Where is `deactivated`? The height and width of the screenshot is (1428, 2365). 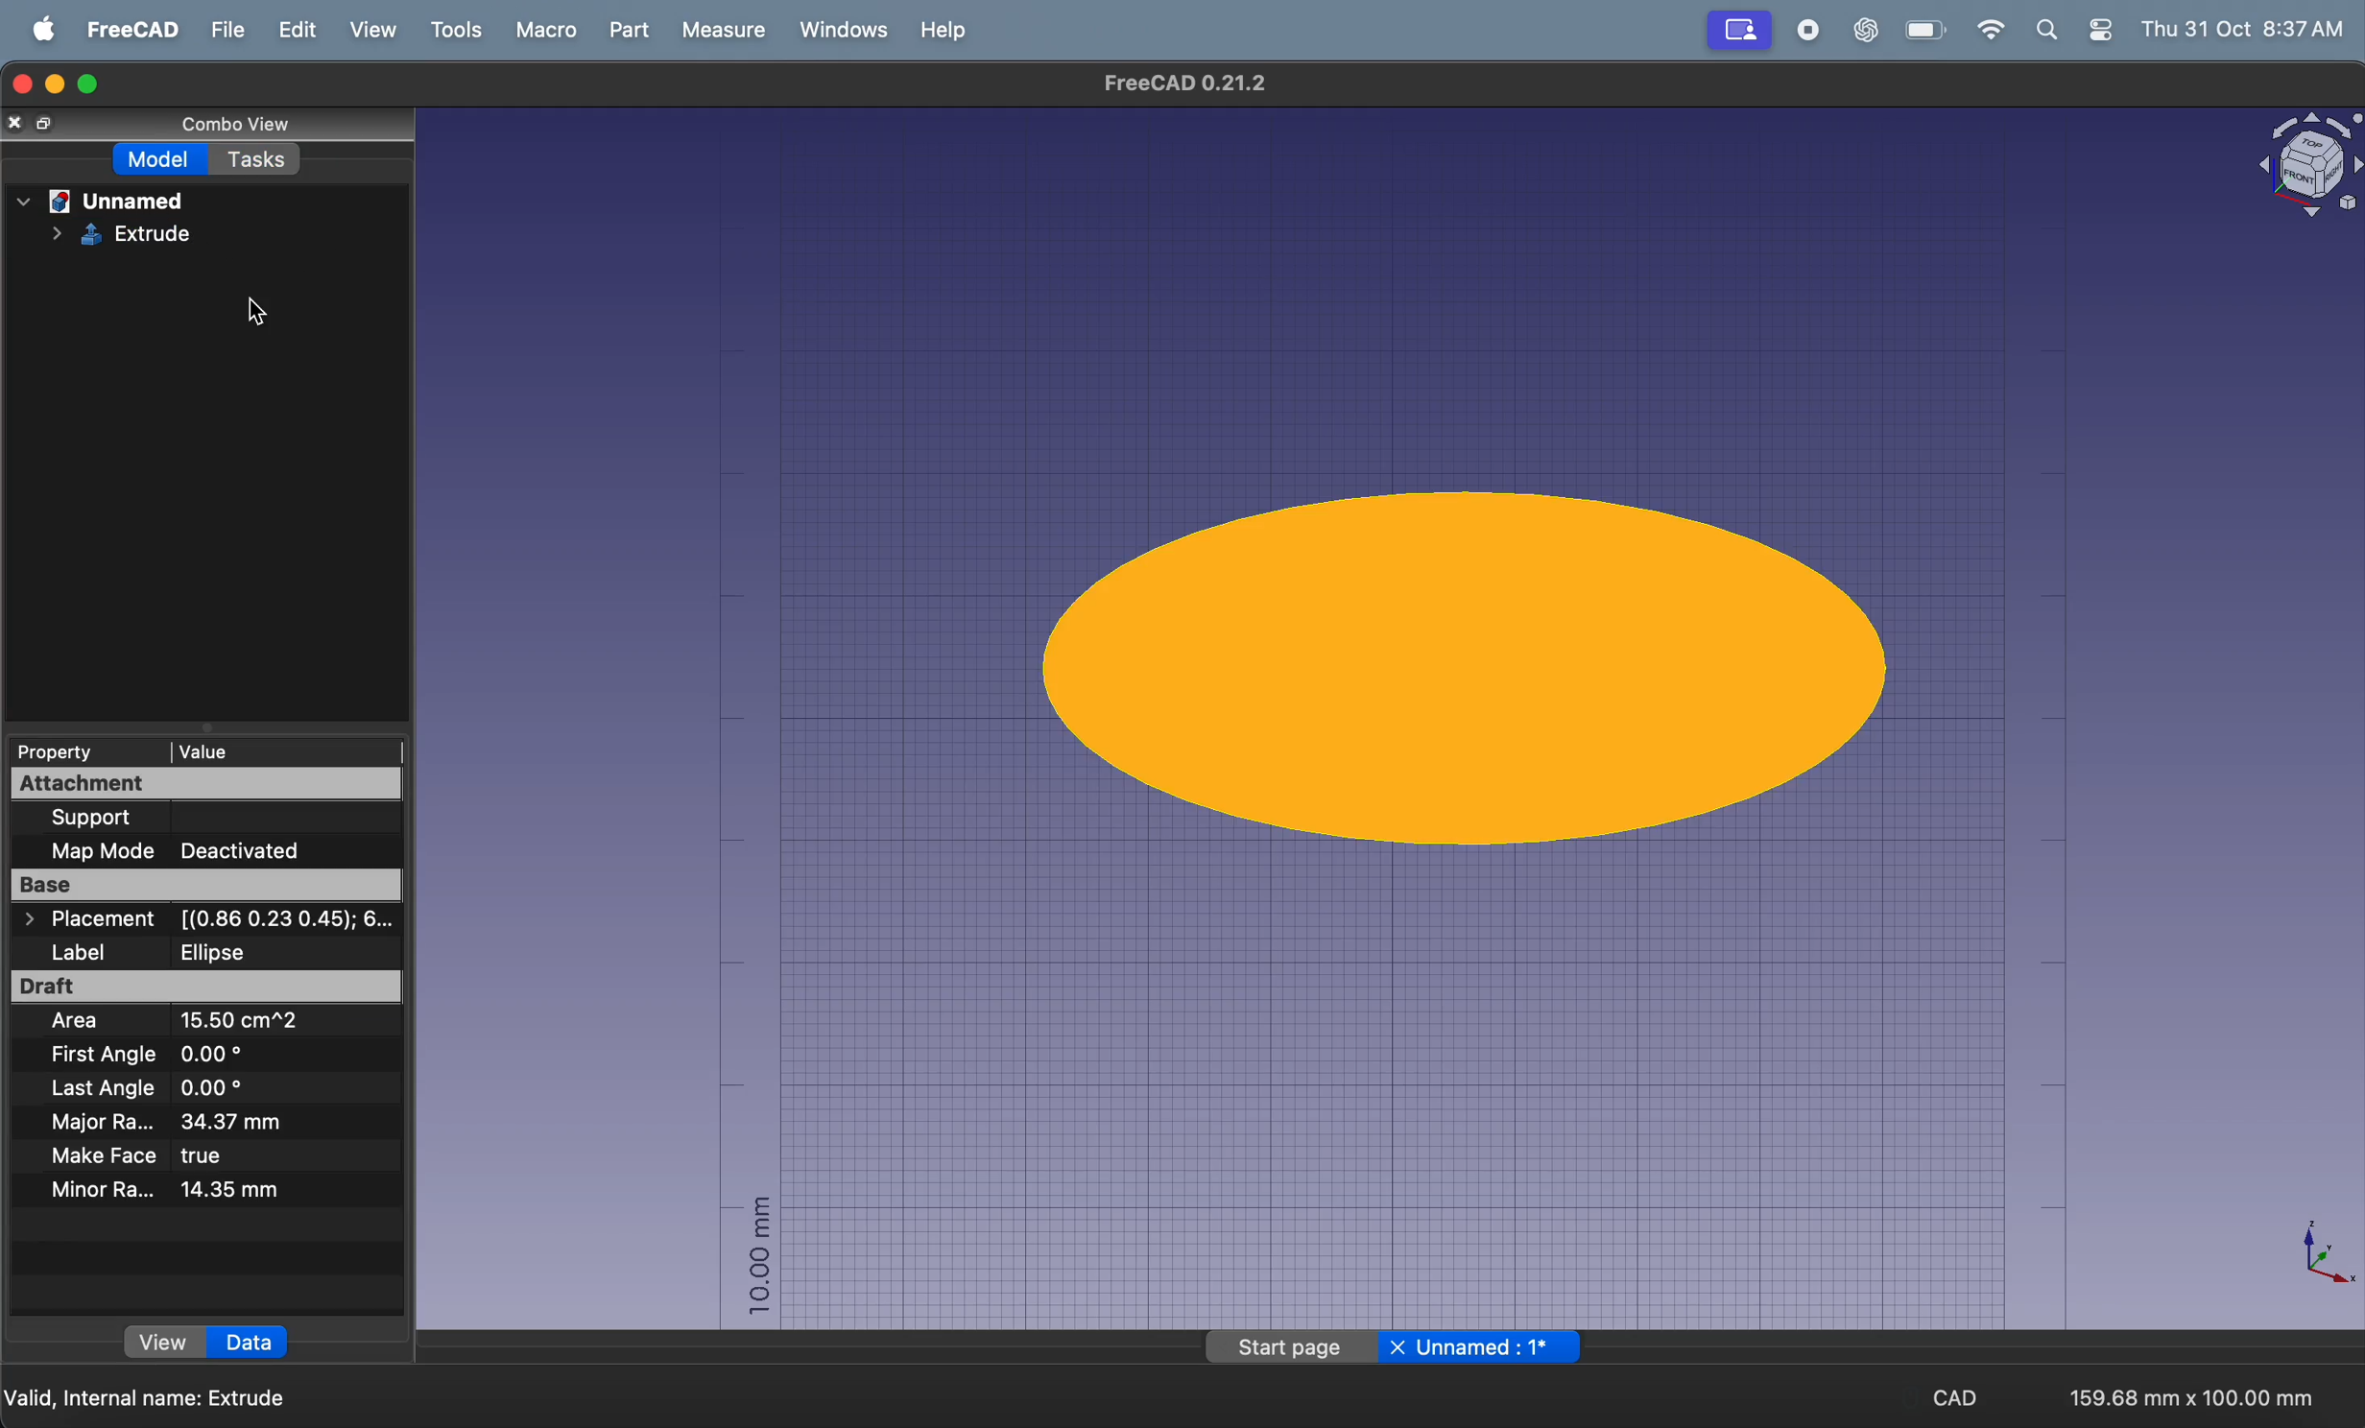
deactivated is located at coordinates (257, 852).